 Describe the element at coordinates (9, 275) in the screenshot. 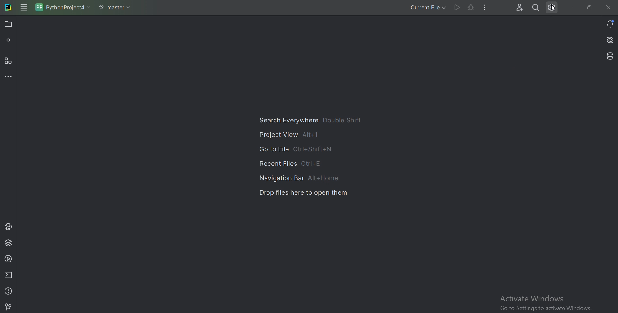

I see `Terminal` at that location.